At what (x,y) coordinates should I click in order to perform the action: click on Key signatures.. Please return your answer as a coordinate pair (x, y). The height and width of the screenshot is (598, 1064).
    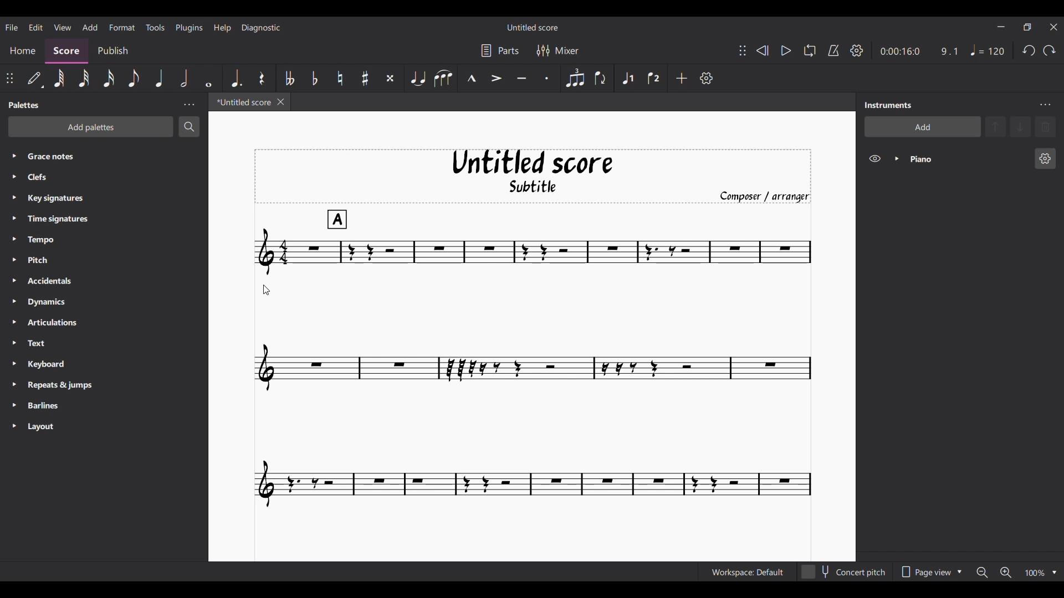
    Looking at the image, I should click on (65, 199).